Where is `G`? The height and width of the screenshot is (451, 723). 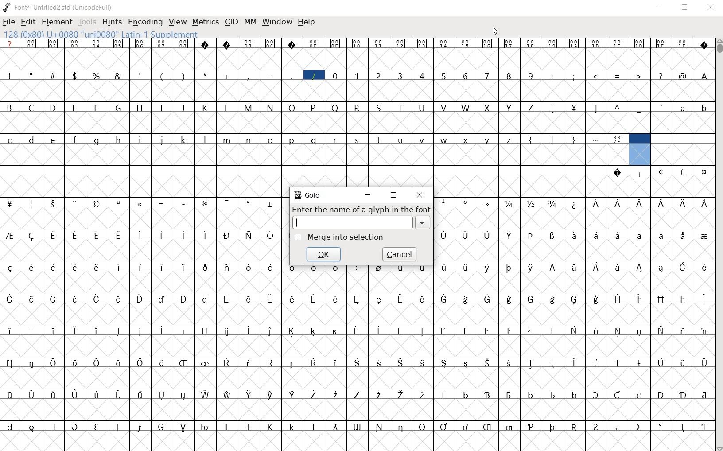
G is located at coordinates (120, 108).